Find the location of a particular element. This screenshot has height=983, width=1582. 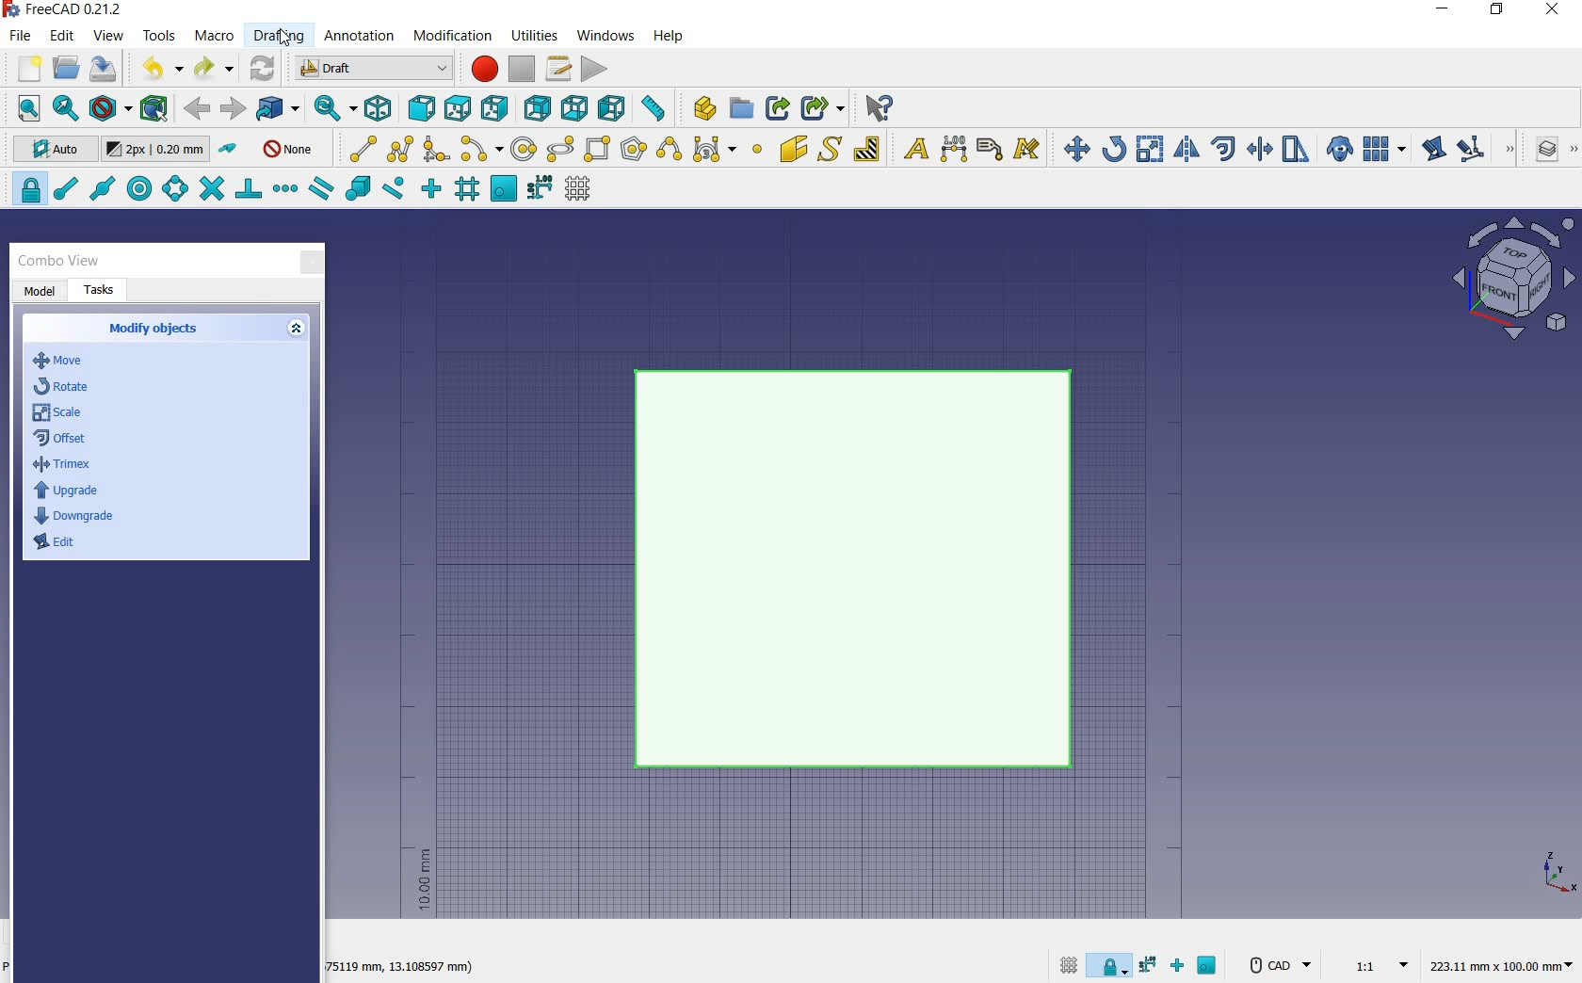

rectangle is located at coordinates (599, 151).